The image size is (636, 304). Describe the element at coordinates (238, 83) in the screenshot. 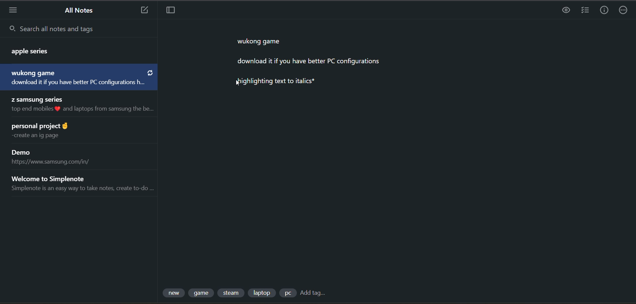

I see `cursor` at that location.